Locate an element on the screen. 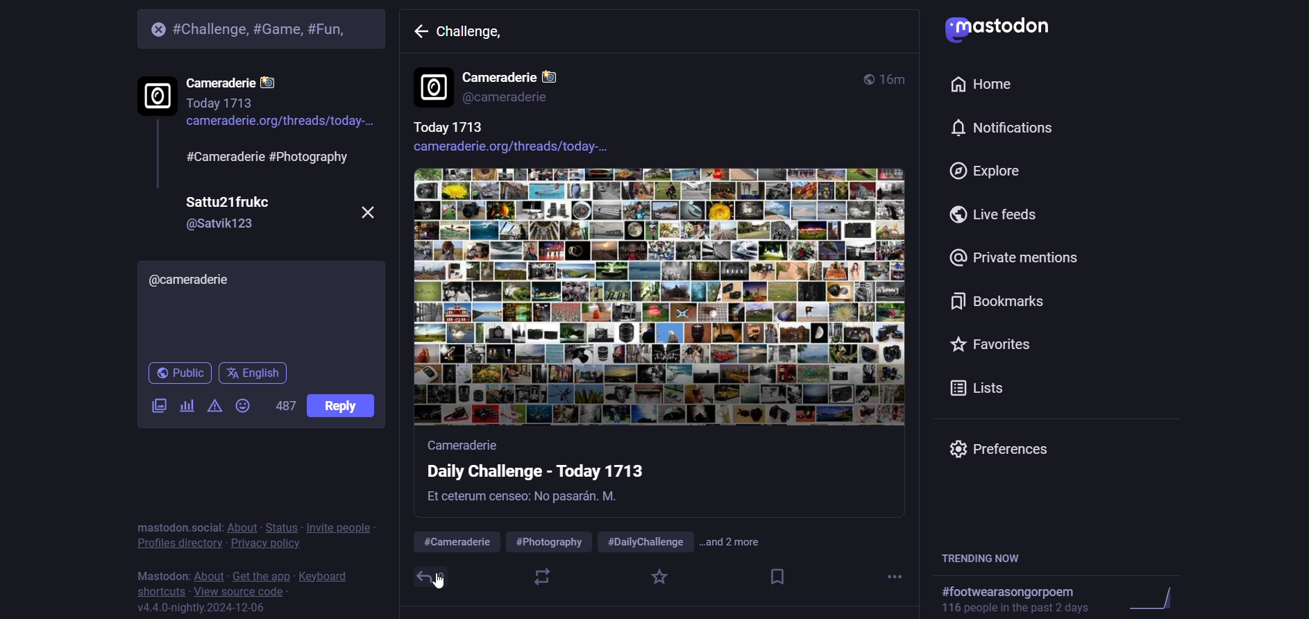 Image resolution: width=1309 pixels, height=619 pixels. @cameraderie is located at coordinates (194, 279).